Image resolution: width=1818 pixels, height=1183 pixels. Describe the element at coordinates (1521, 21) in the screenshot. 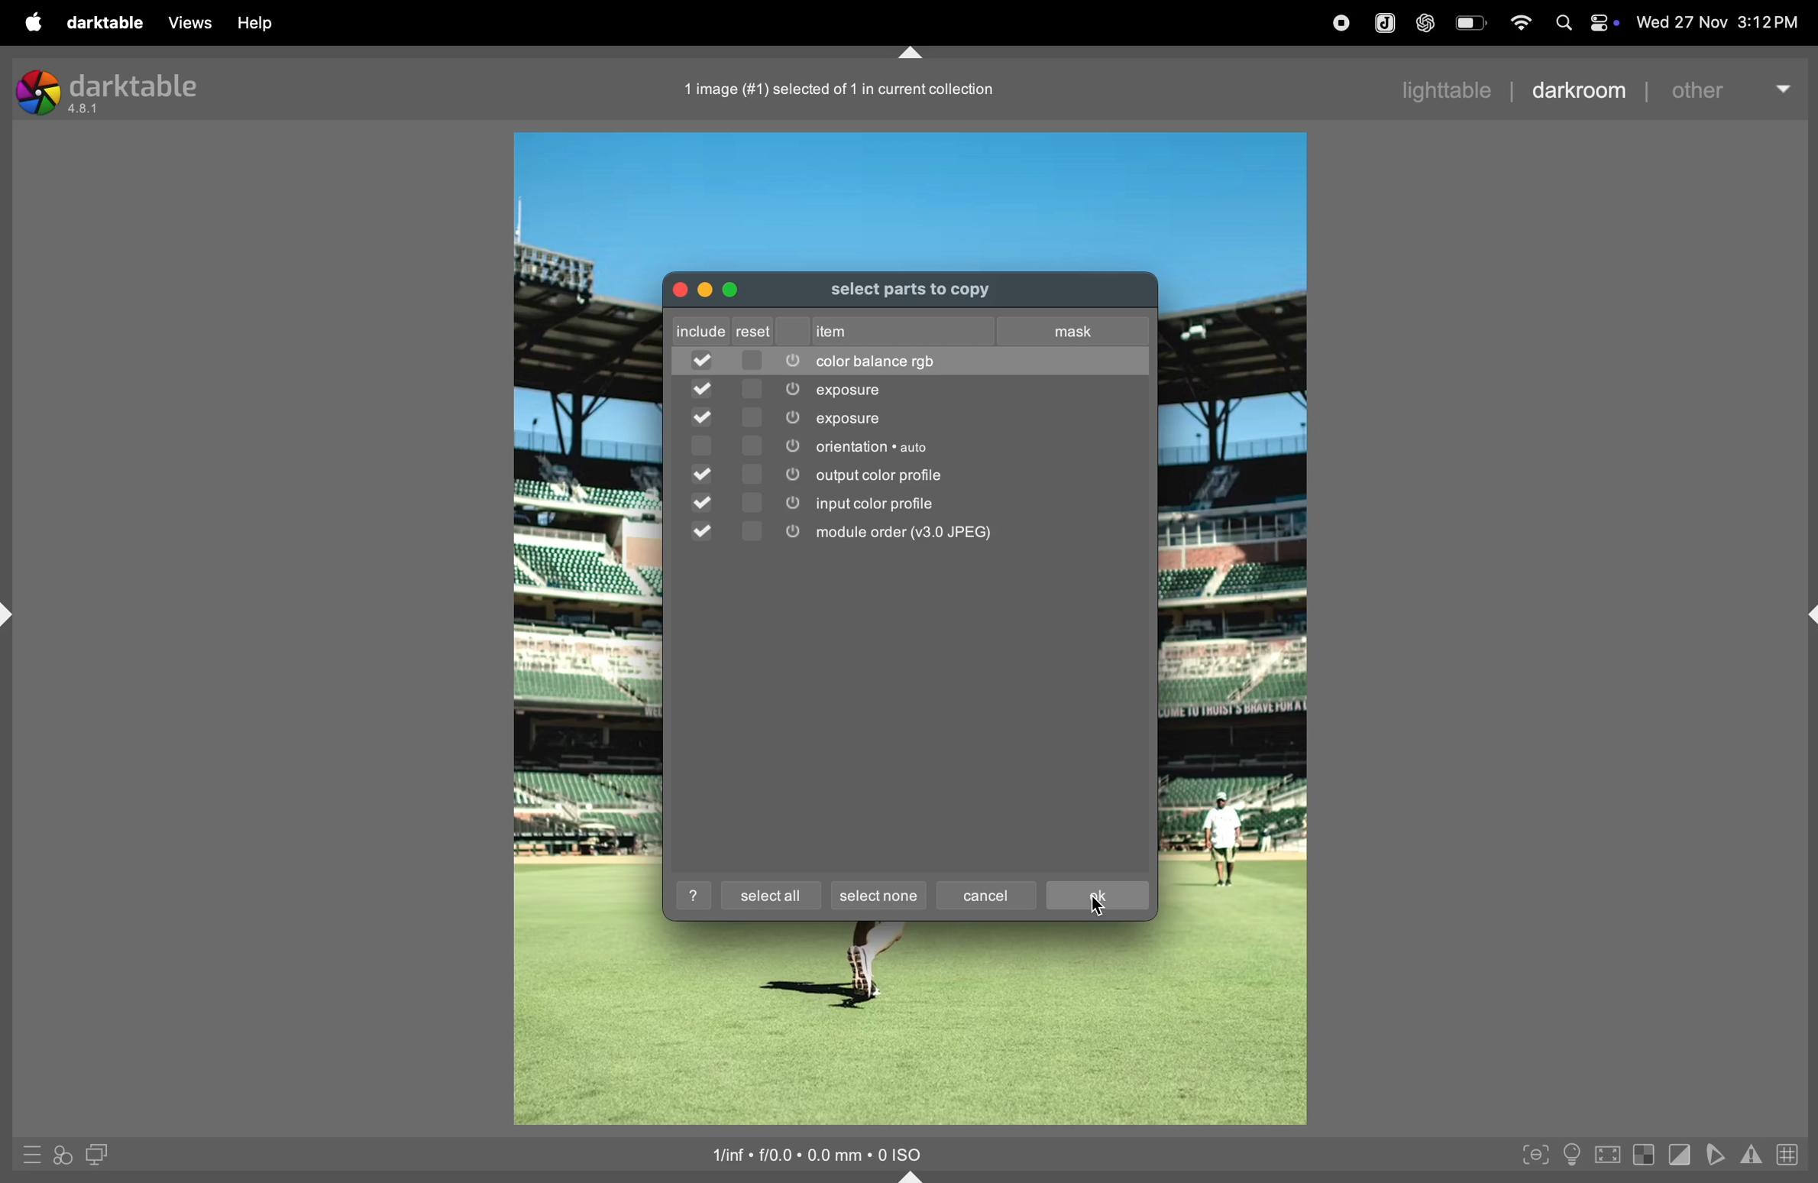

I see `wifi` at that location.